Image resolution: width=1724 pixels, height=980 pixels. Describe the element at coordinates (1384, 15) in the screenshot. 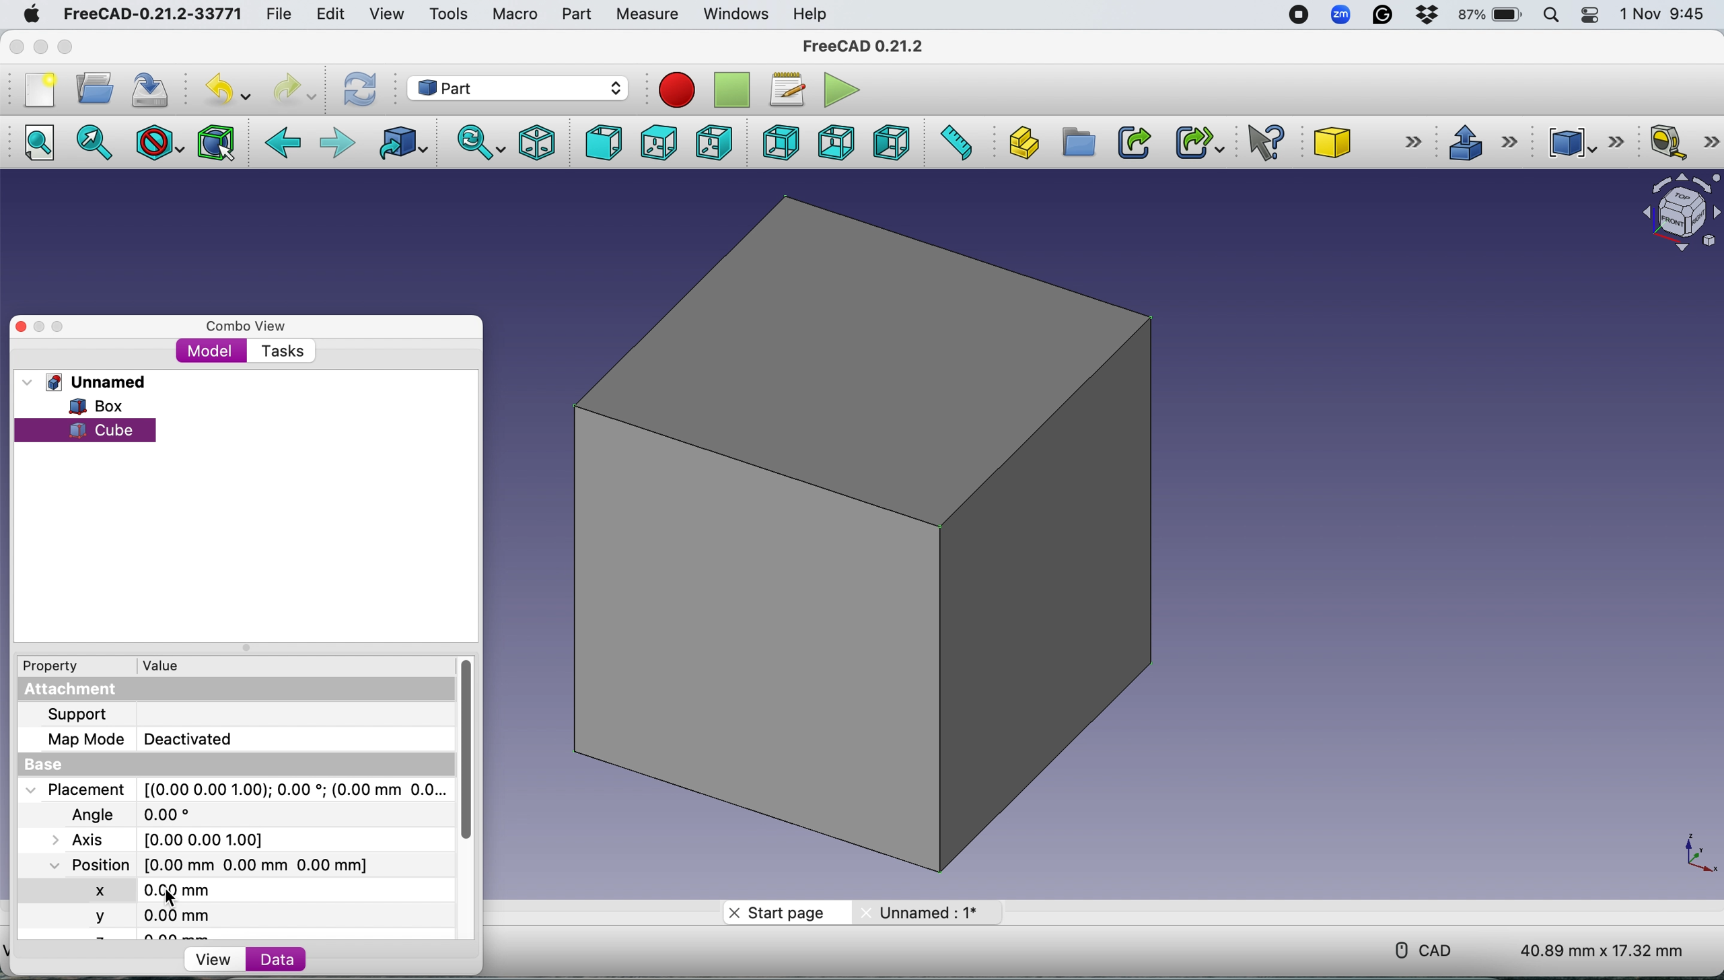

I see `Grammarly` at that location.